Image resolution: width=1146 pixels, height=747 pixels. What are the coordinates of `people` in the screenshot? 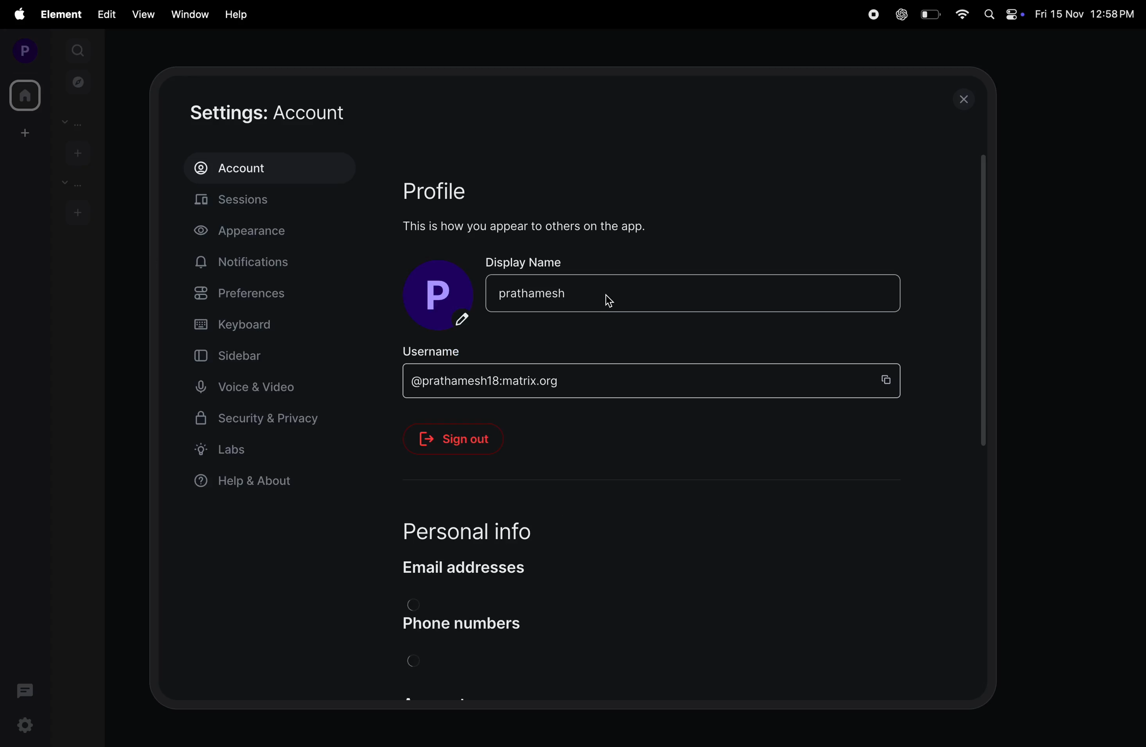 It's located at (76, 122).